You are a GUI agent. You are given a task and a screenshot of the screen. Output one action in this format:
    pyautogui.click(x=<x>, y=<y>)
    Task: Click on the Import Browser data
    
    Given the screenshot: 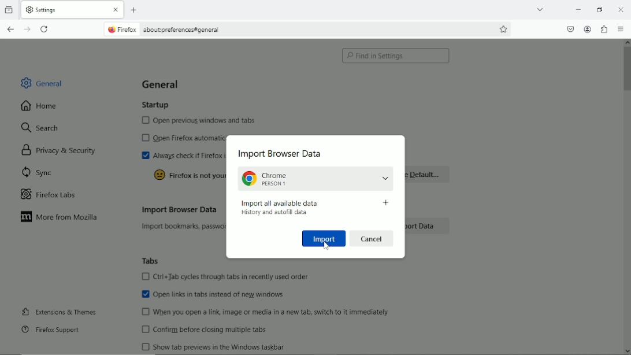 What is the action you would take?
    pyautogui.click(x=280, y=153)
    